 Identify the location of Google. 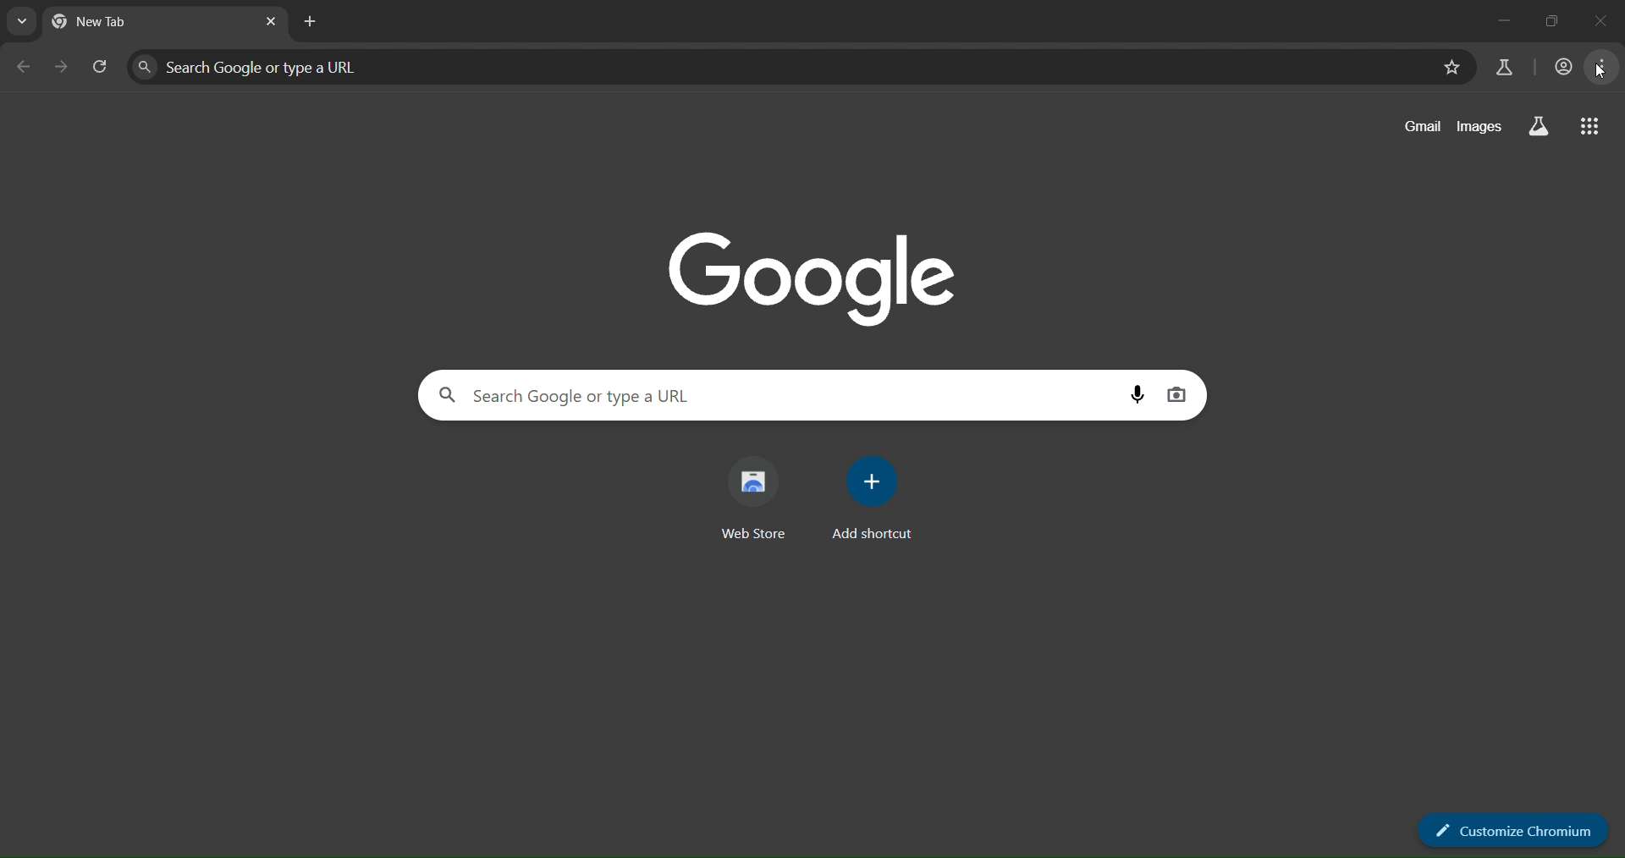
(813, 268).